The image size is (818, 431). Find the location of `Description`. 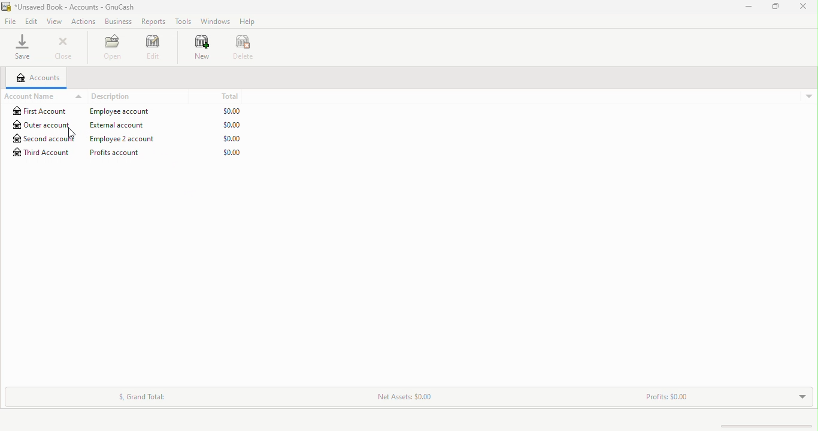

Description is located at coordinates (113, 97).